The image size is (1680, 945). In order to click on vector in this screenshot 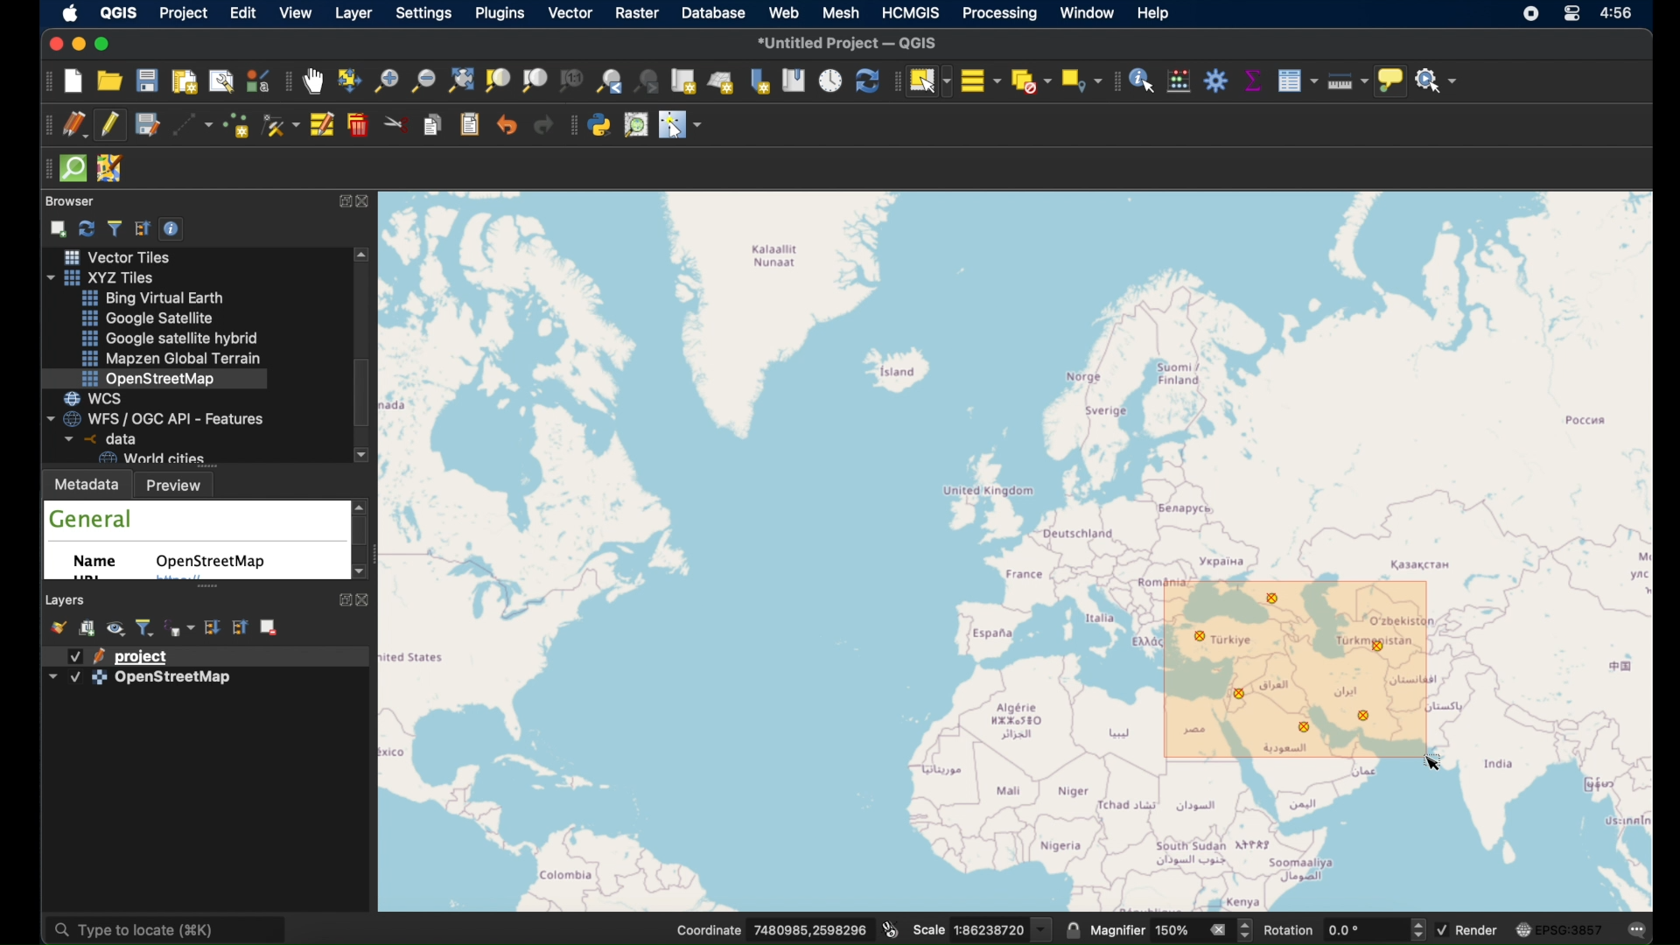, I will do `click(570, 14)`.